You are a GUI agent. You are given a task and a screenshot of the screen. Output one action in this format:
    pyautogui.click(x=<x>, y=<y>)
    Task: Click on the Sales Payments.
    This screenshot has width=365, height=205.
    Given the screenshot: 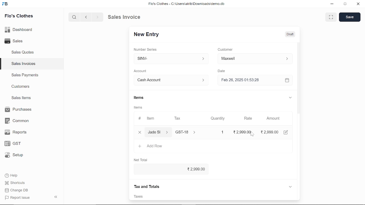 What is the action you would take?
    pyautogui.click(x=25, y=75)
    